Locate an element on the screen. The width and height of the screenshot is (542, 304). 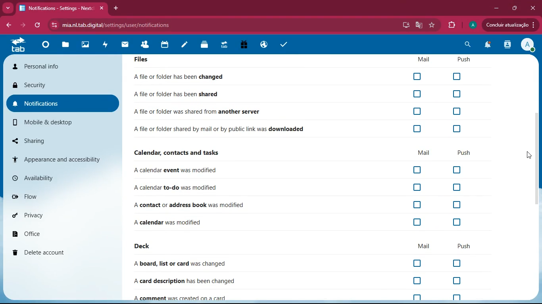
mail is located at coordinates (128, 46).